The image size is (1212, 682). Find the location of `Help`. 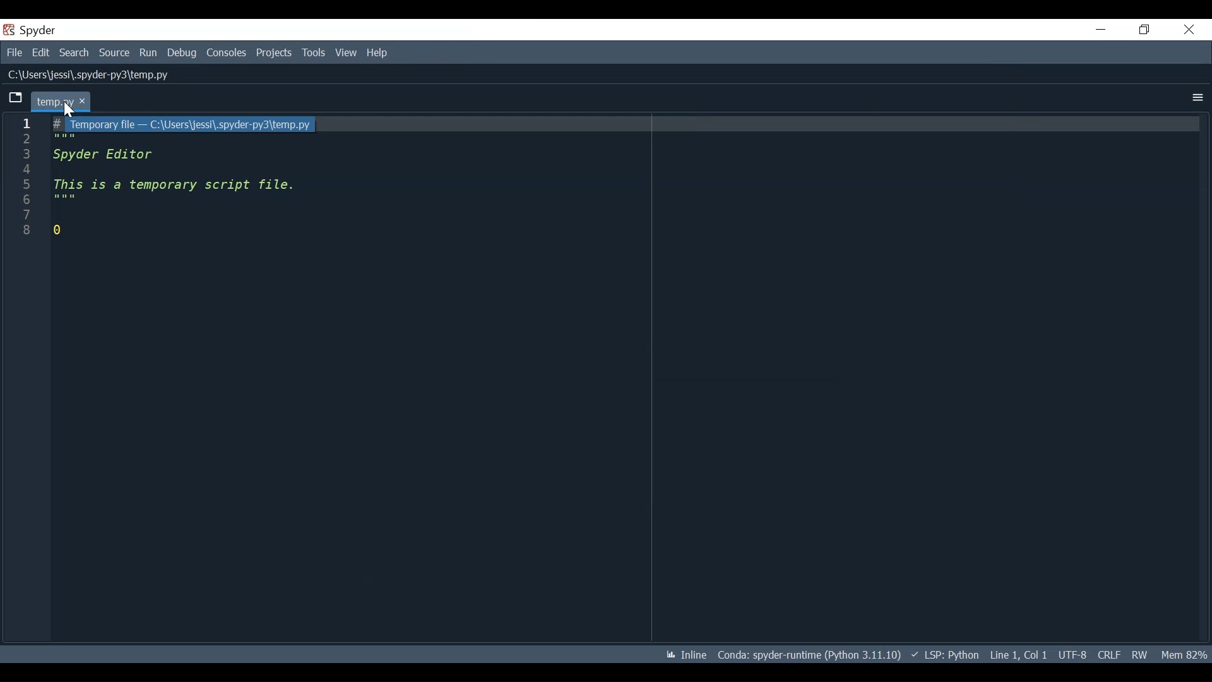

Help is located at coordinates (377, 53).